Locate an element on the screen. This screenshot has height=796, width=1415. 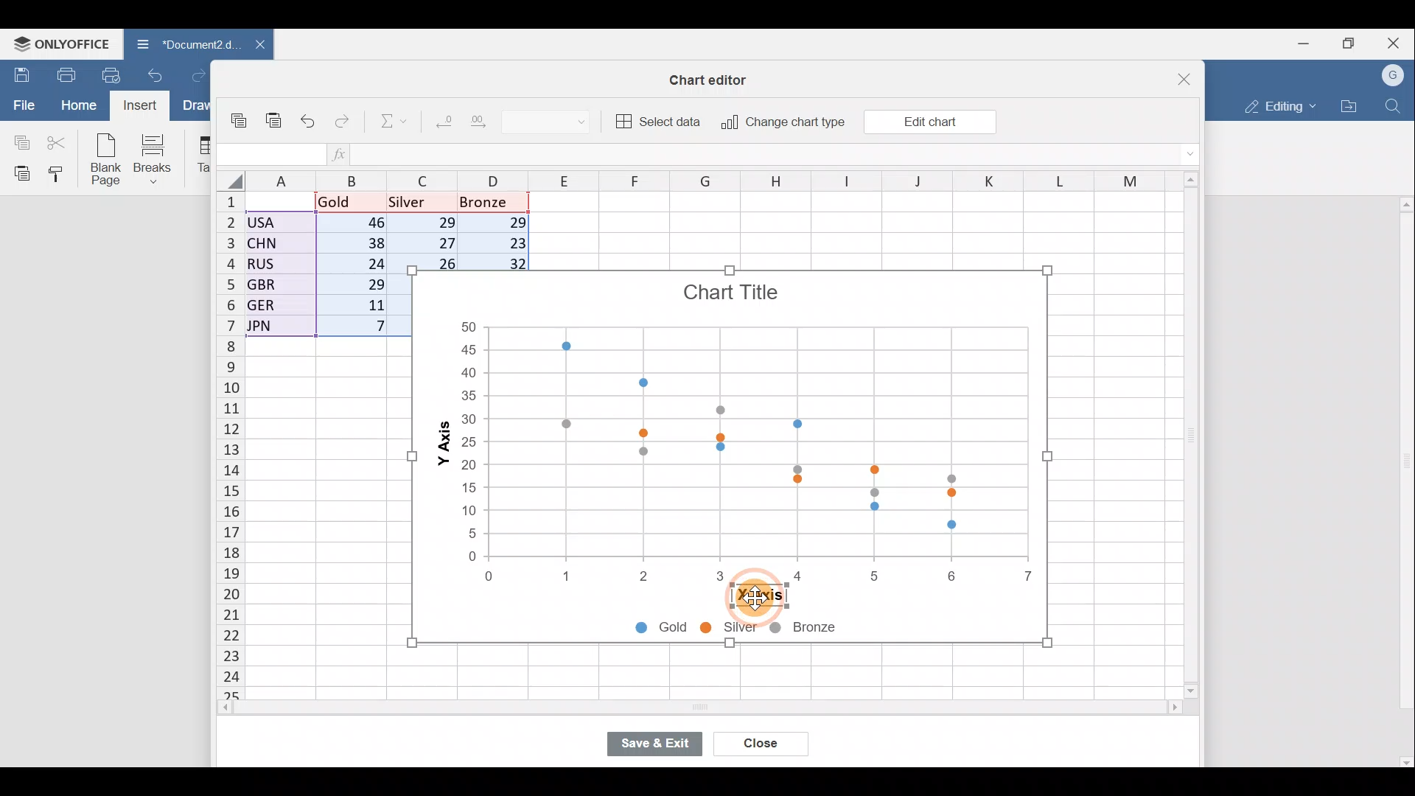
Editing mode is located at coordinates (1276, 106).